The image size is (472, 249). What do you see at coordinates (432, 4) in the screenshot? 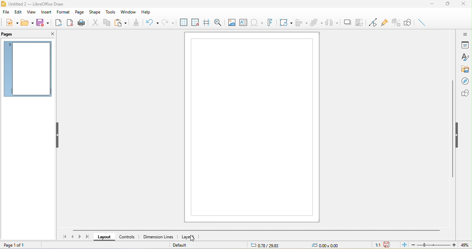
I see `minimize` at bounding box center [432, 4].